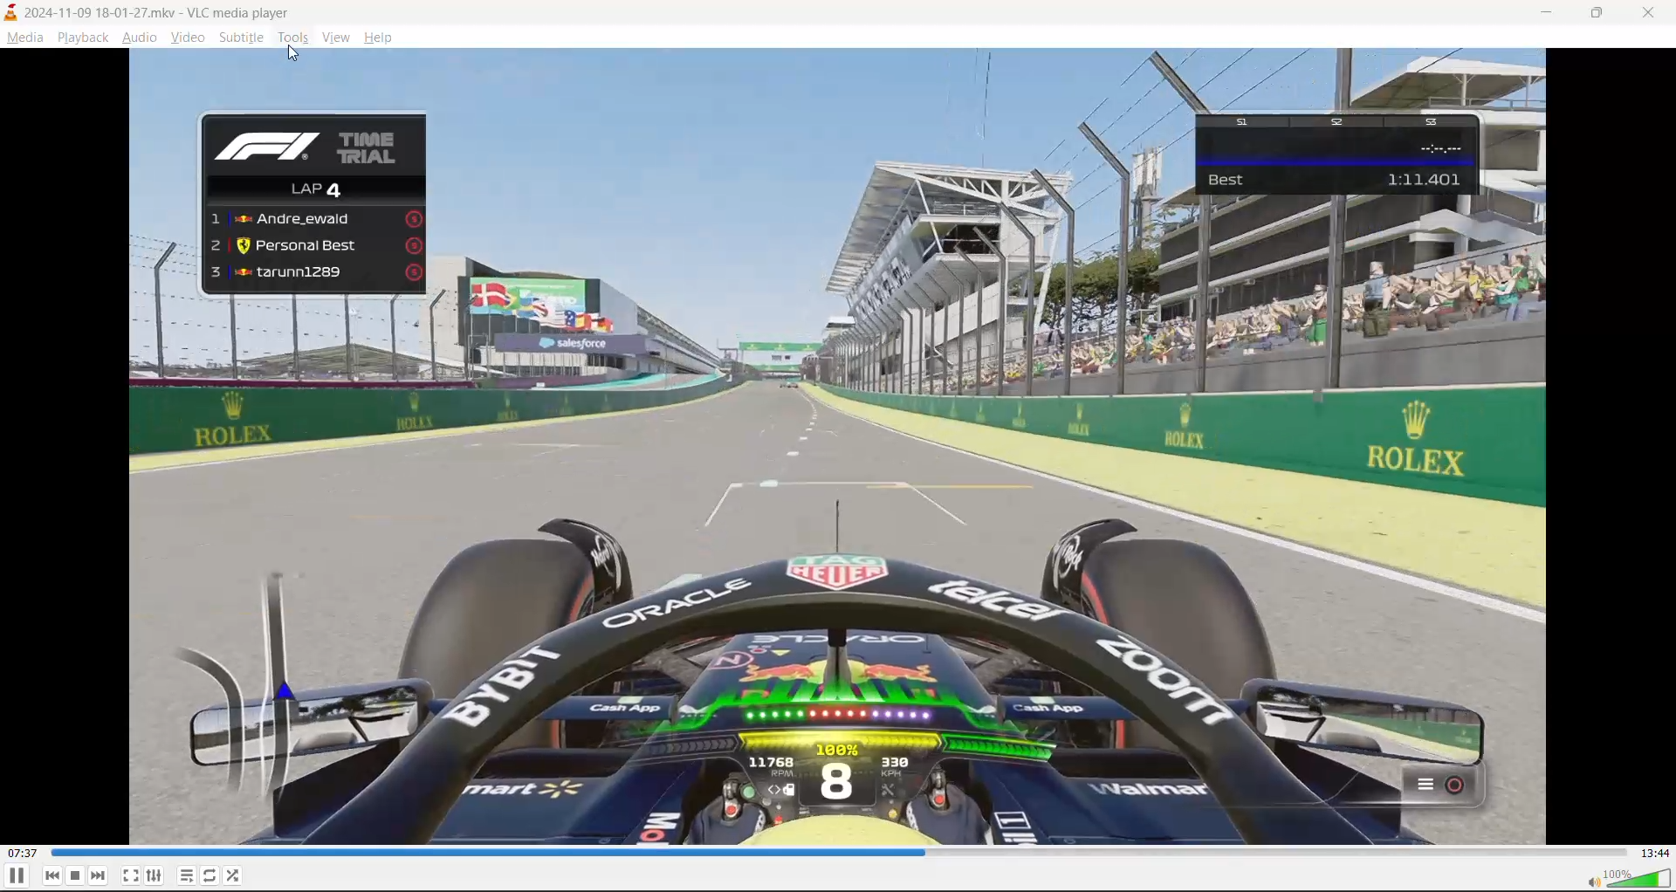 Image resolution: width=1676 pixels, height=892 pixels. Describe the element at coordinates (25, 38) in the screenshot. I see `media` at that location.